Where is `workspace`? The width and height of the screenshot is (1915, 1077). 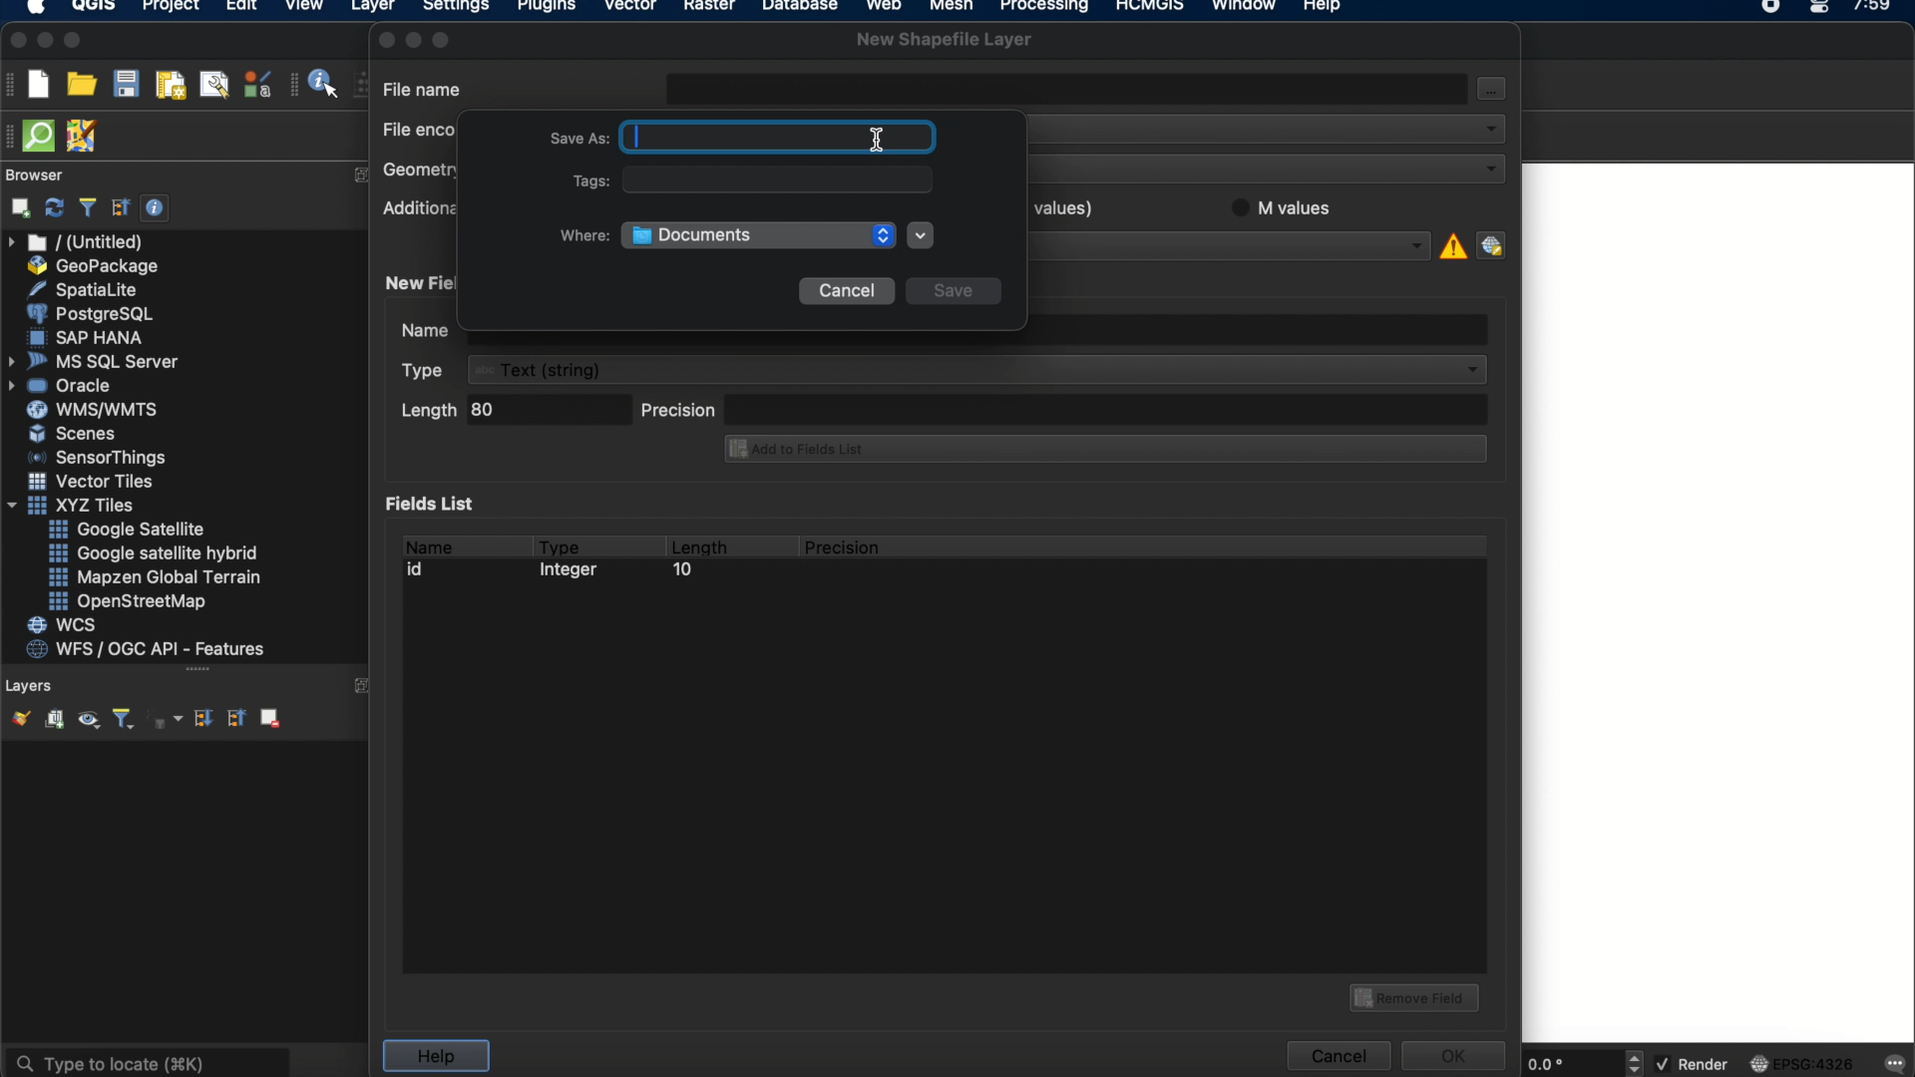
workspace is located at coordinates (1719, 601).